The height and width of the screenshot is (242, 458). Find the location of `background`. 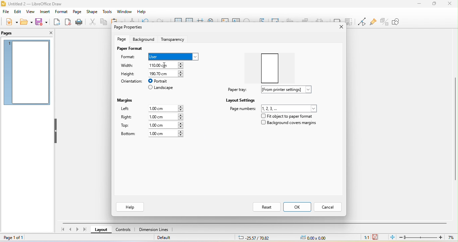

background is located at coordinates (143, 39).